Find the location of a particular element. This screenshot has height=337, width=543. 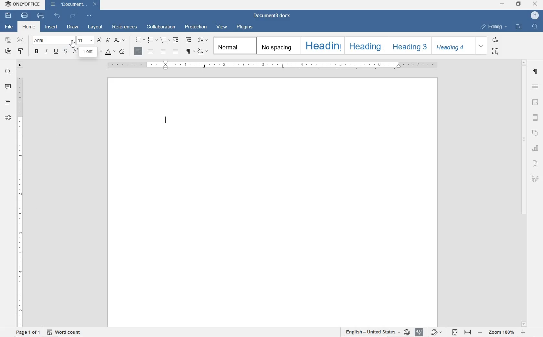

ALIGN RIGHT is located at coordinates (163, 51).